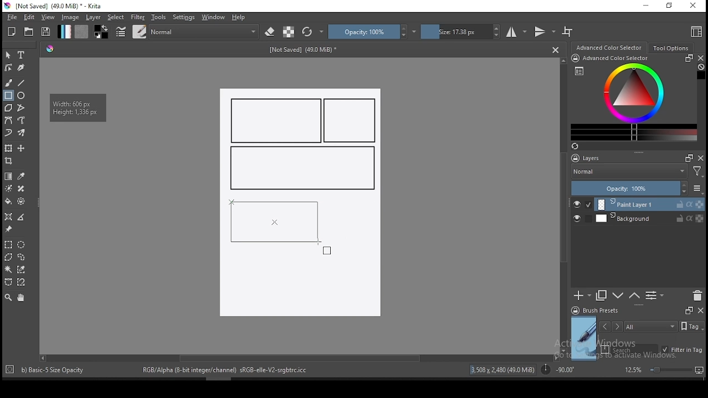  Describe the element at coordinates (48, 17) in the screenshot. I see `view` at that location.